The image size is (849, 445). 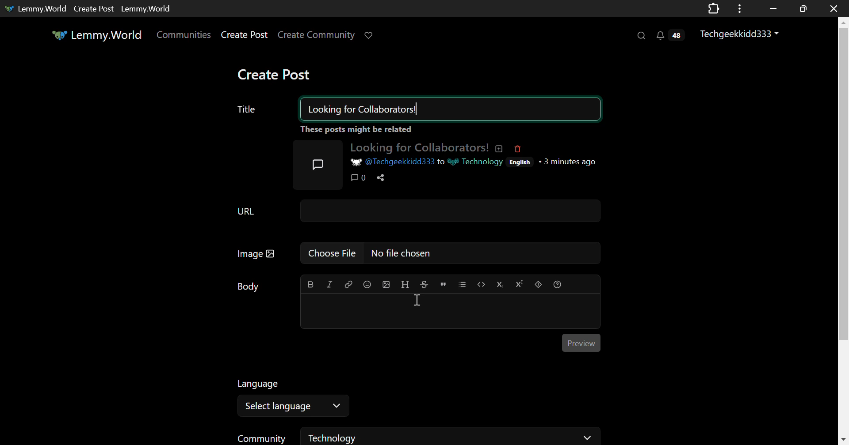 What do you see at coordinates (367, 284) in the screenshot?
I see `emoji` at bounding box center [367, 284].